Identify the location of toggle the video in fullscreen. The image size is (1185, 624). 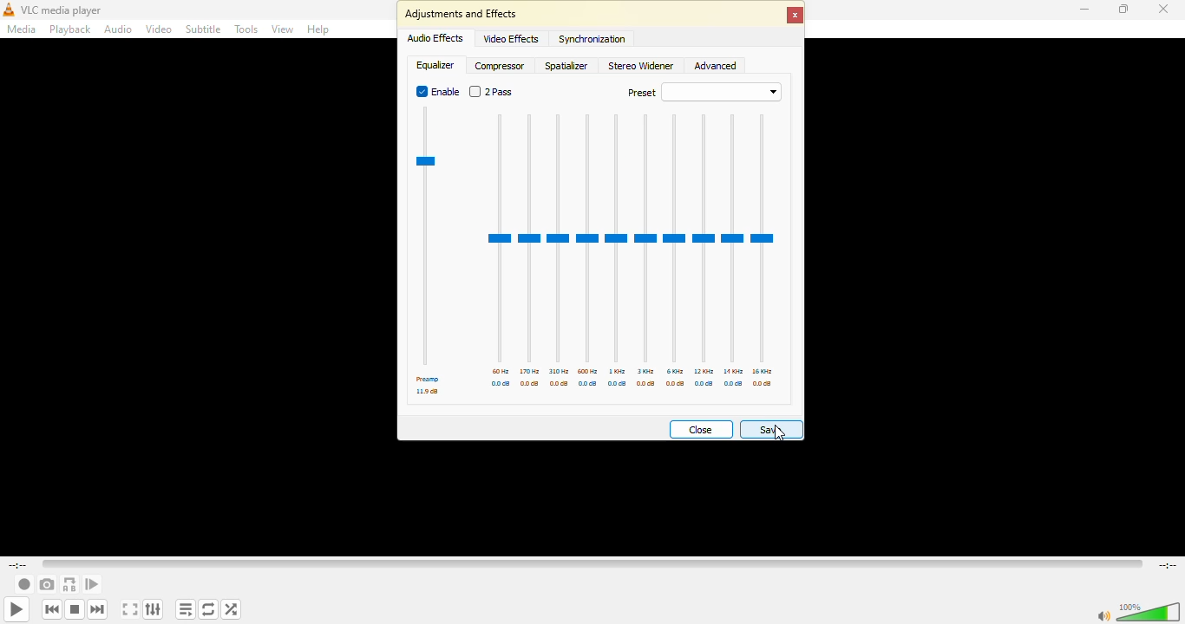
(129, 610).